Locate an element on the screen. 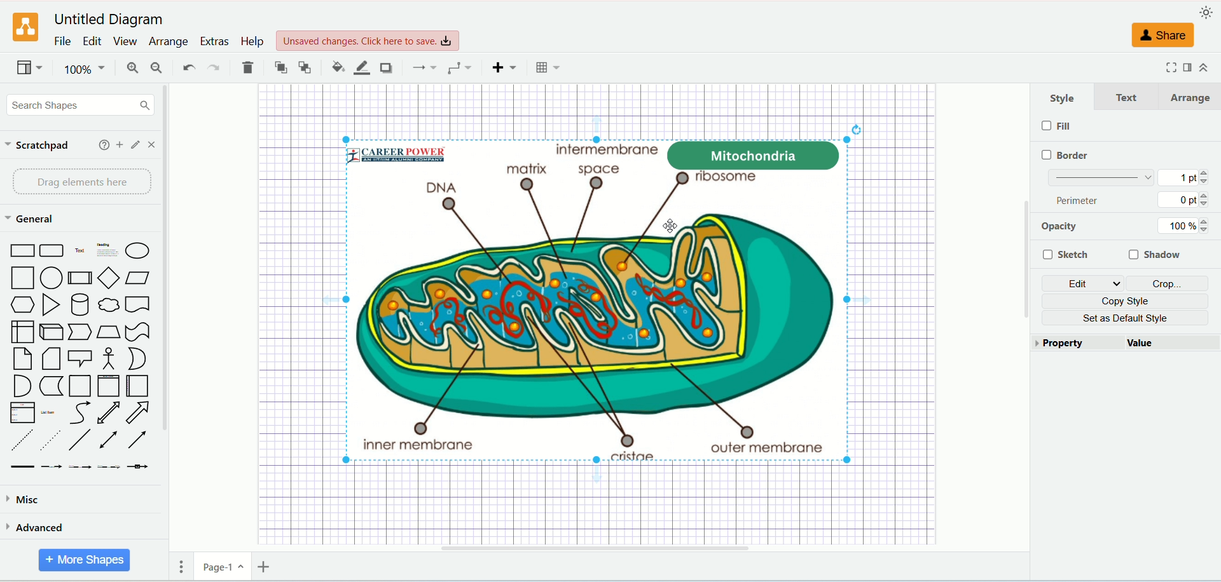  collapse/expand is located at coordinates (1204, 68).